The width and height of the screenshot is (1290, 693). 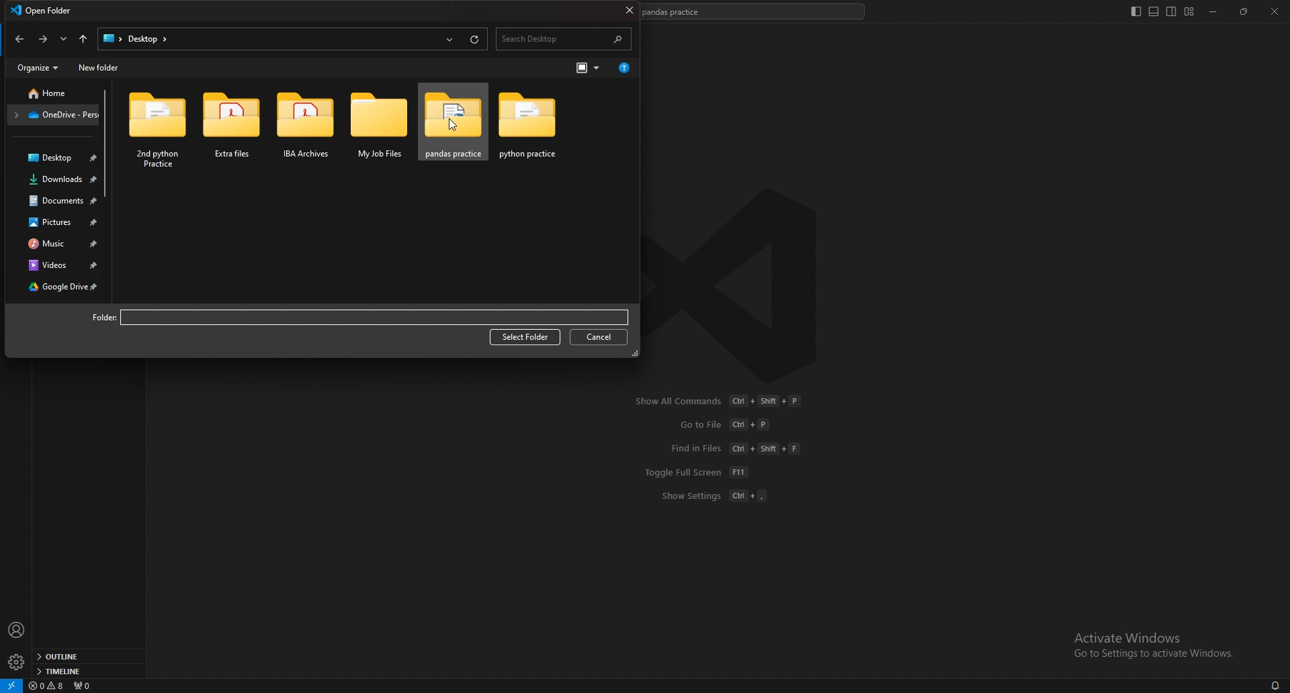 I want to click on alarms, so click(x=1276, y=685).